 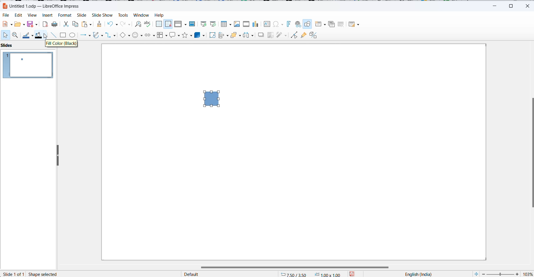 I want to click on slide number, so click(x=14, y=274).